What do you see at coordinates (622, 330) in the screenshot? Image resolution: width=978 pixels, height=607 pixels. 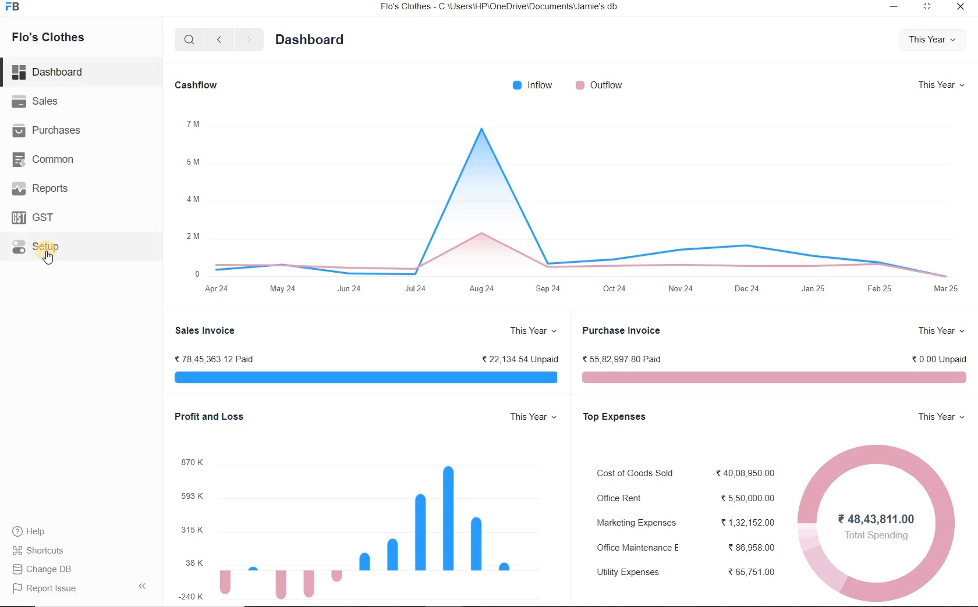 I see `Purchase Invoice` at bounding box center [622, 330].